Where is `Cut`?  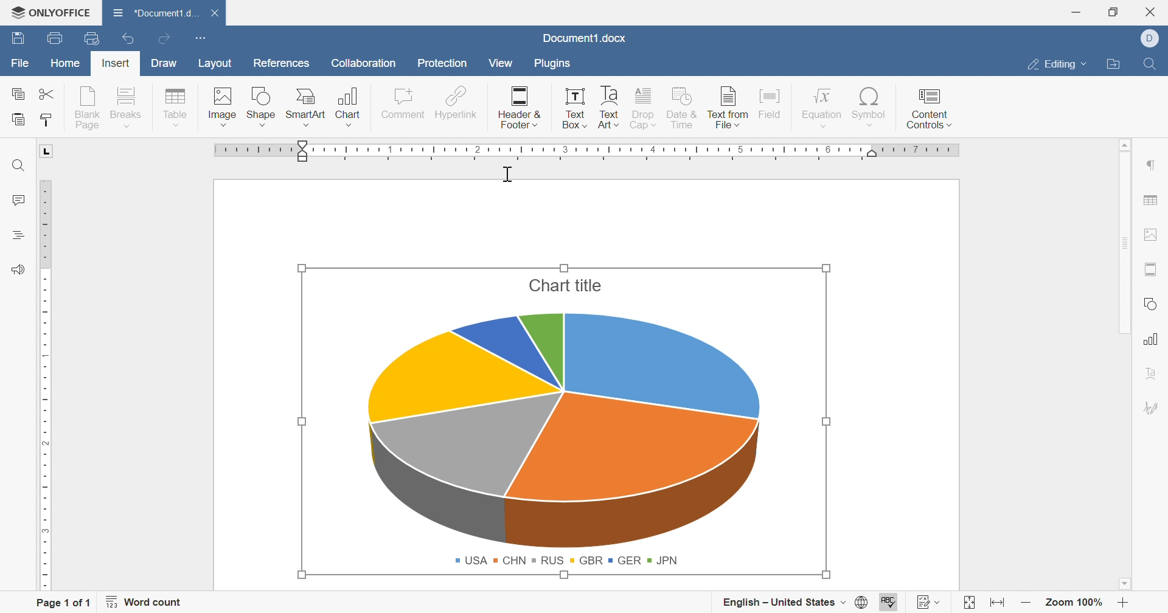
Cut is located at coordinates (49, 93).